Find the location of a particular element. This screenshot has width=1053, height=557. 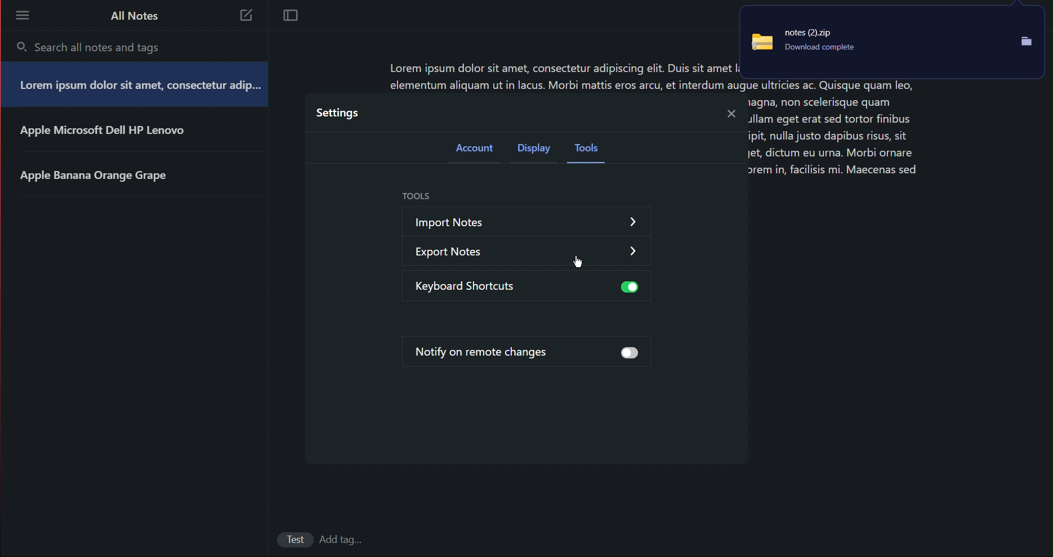

Lorem ipsum dolor sit amet, consectetur adipiscing elit. Duis sit amet I;
dip... elementum aliquam ut in lacus. Morbi mattis eros arcu, et interdum augue ultricies ac. Quisque quam leo, is located at coordinates (562, 74).